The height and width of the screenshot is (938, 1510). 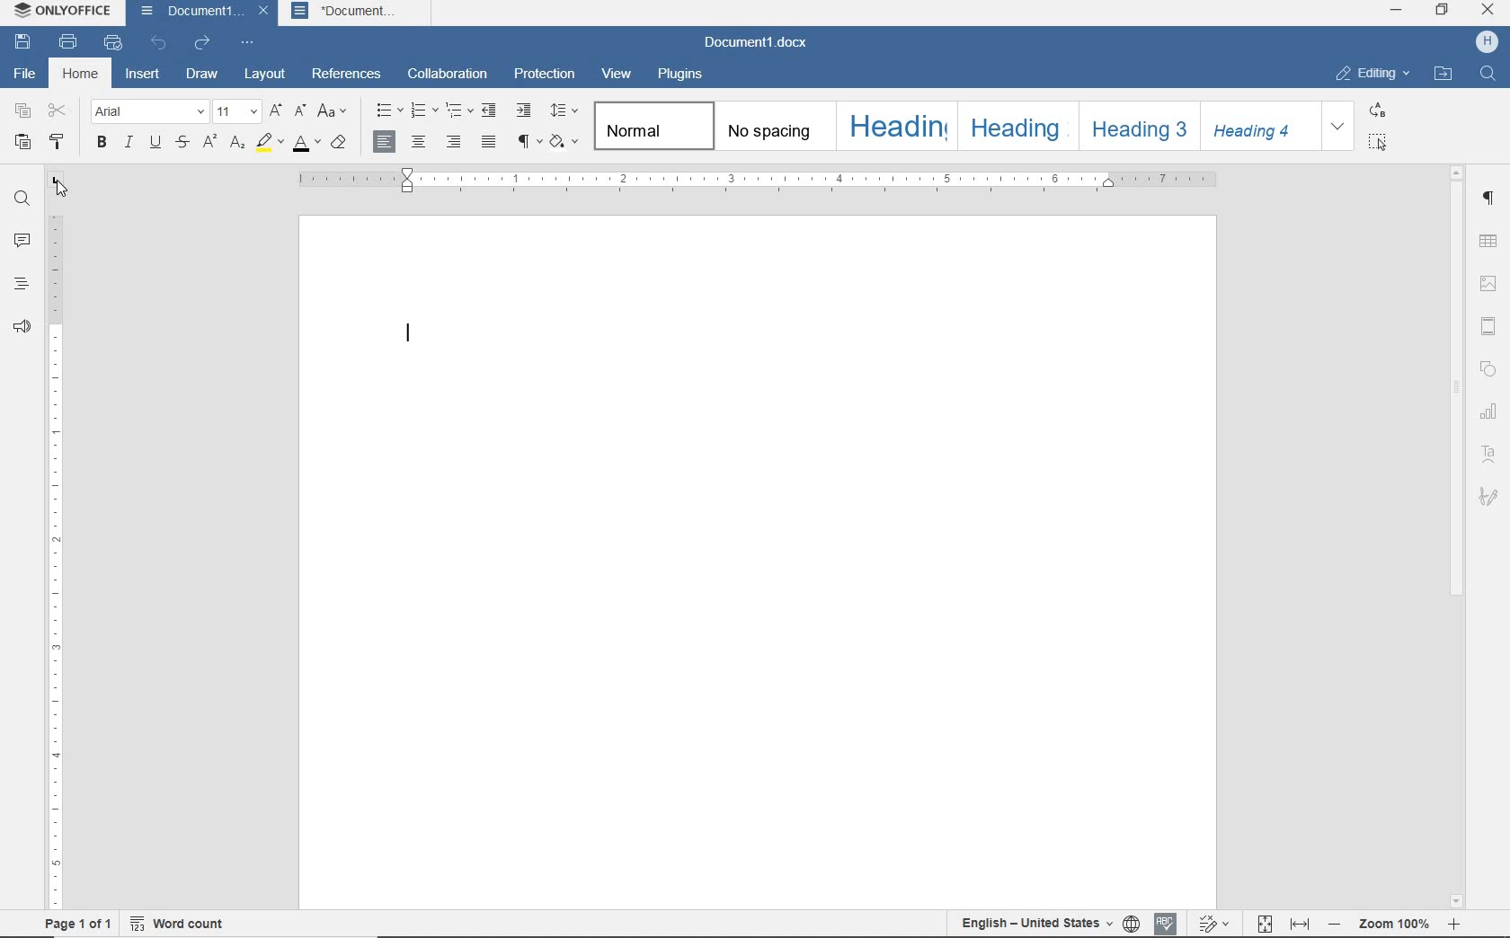 What do you see at coordinates (64, 13) in the screenshot?
I see `SYSTEM NAME` at bounding box center [64, 13].